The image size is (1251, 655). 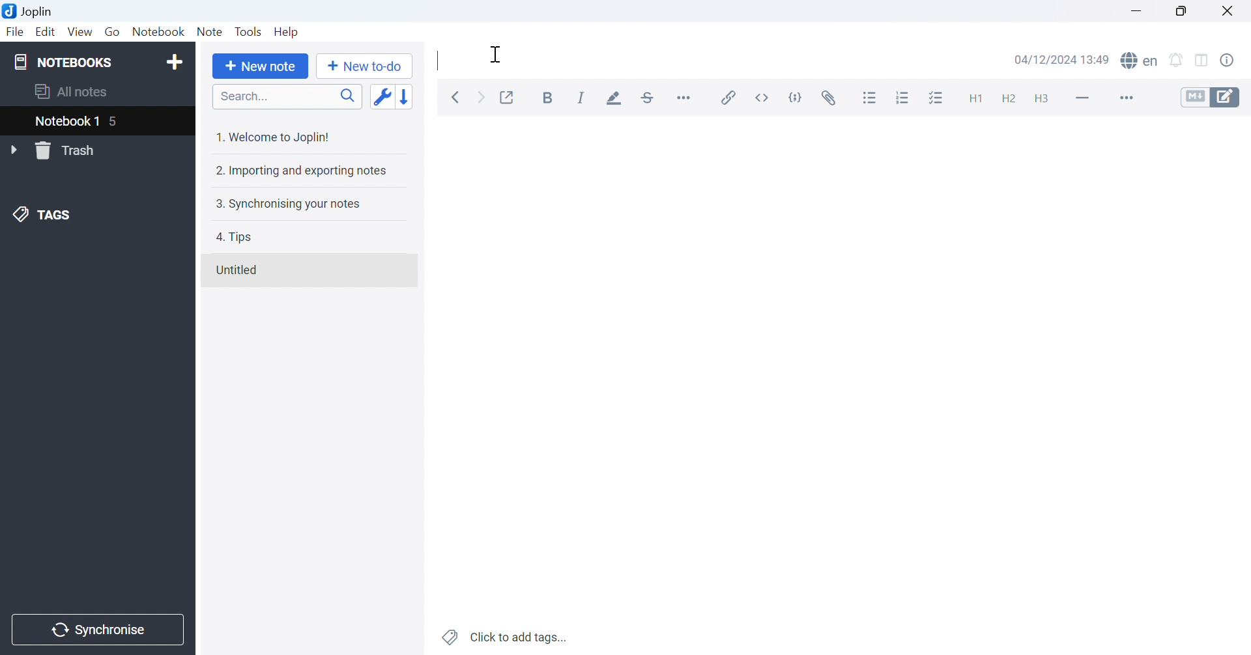 What do you see at coordinates (1234, 63) in the screenshot?
I see `Note properties` at bounding box center [1234, 63].